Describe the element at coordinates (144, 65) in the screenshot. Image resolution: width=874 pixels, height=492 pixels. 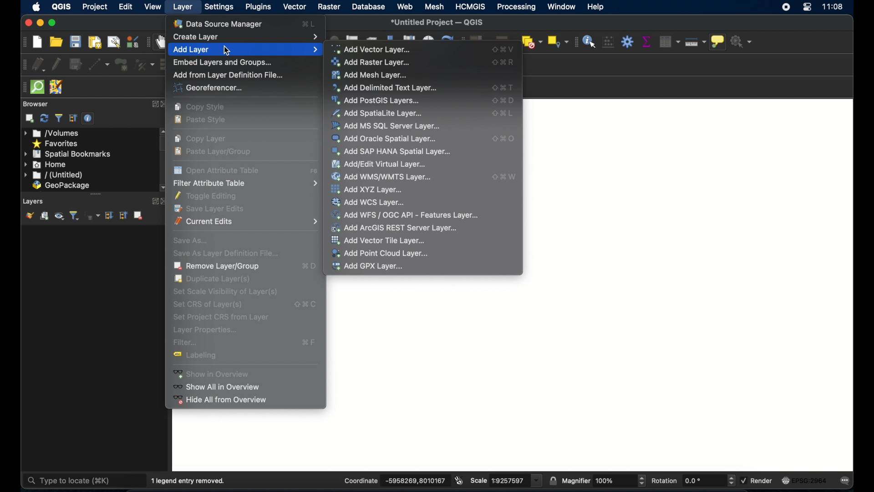
I see `modify attributes ` at that location.